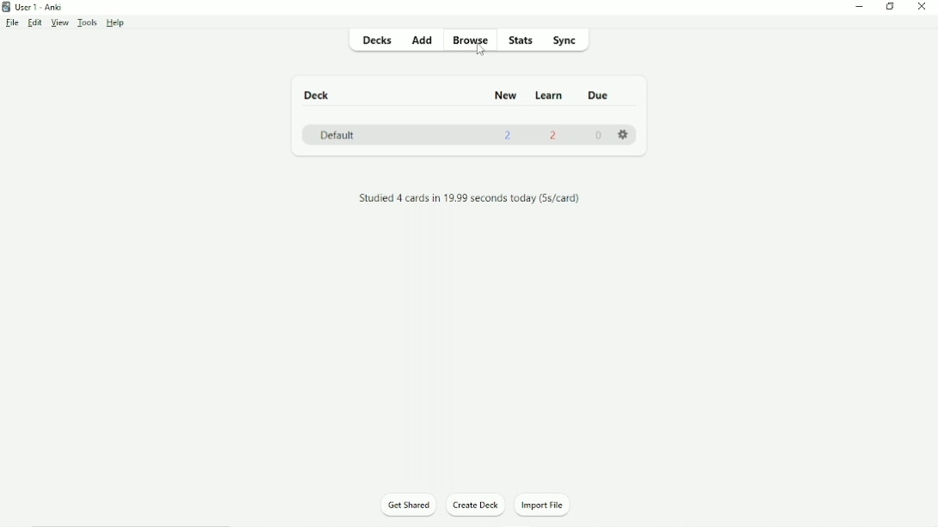 The width and height of the screenshot is (938, 527). What do you see at coordinates (319, 94) in the screenshot?
I see `Deck` at bounding box center [319, 94].